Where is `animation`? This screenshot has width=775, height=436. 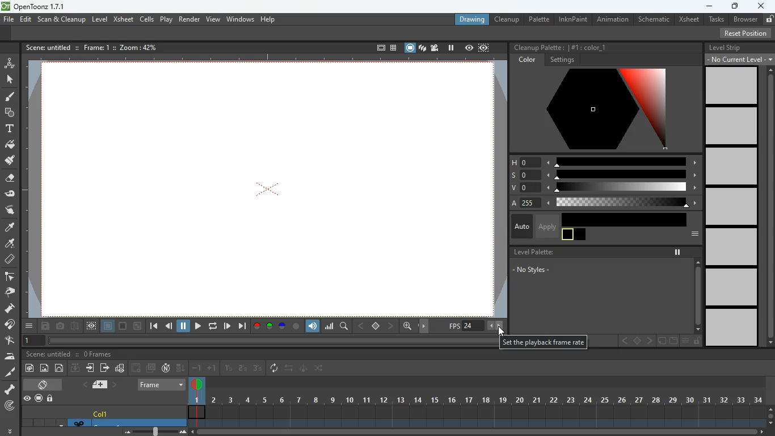 animation is located at coordinates (614, 19).